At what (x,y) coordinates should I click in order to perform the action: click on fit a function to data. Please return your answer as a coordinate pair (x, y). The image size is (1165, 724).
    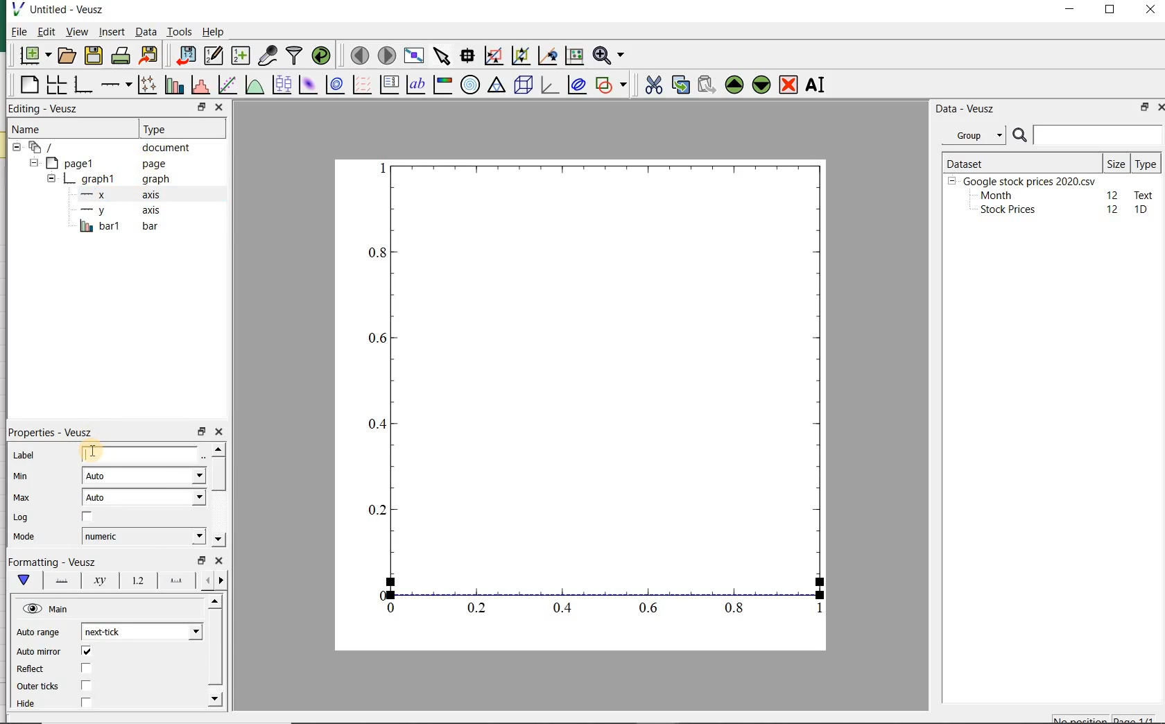
    Looking at the image, I should click on (226, 85).